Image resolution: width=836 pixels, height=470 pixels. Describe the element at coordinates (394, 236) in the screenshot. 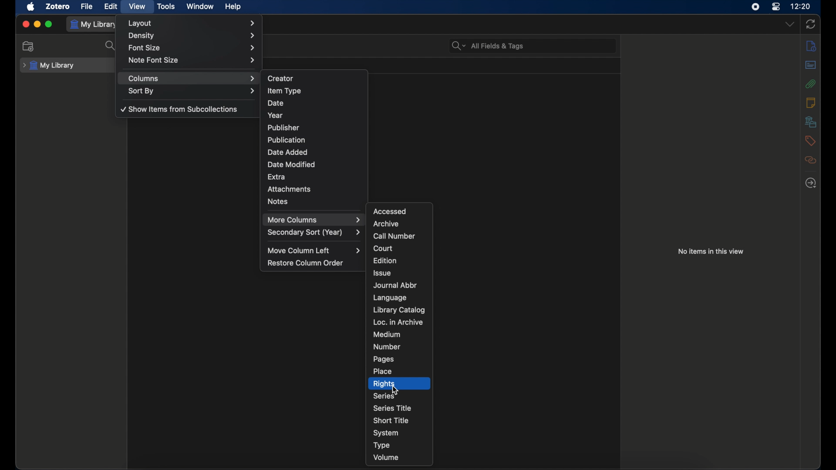

I see `call number` at that location.